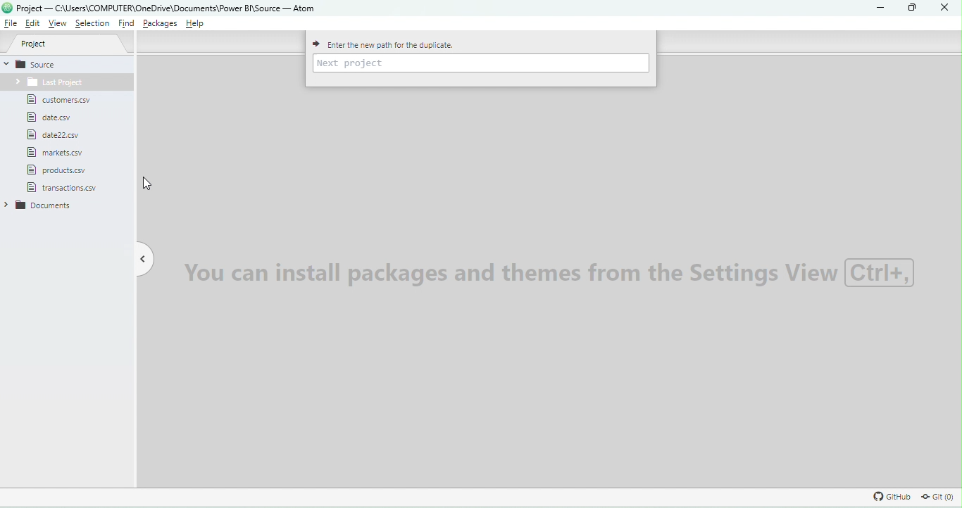 This screenshot has width=962, height=508. I want to click on logo, so click(8, 9).